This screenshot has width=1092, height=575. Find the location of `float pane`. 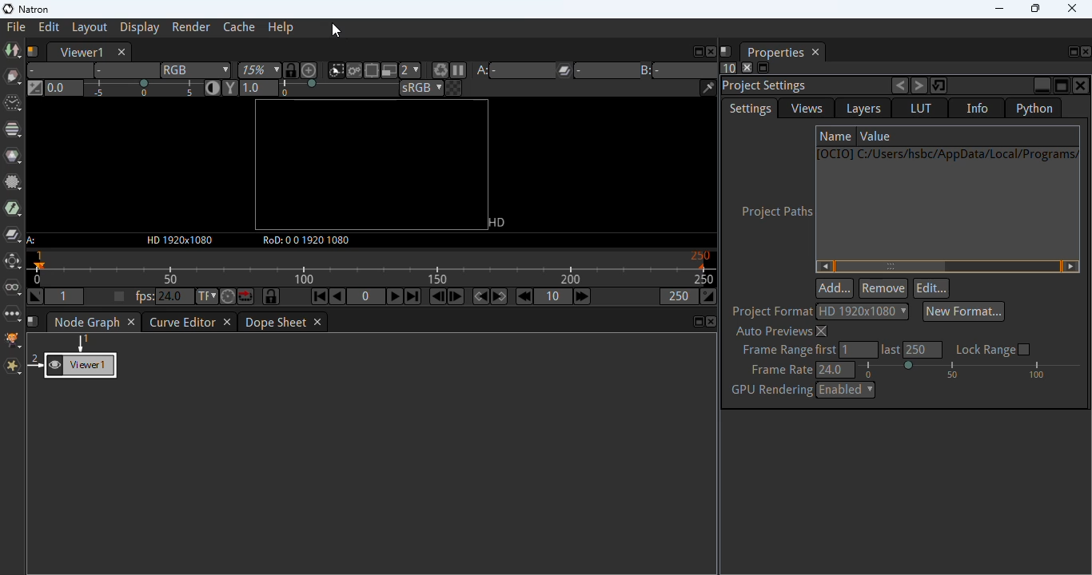

float pane is located at coordinates (1072, 52).